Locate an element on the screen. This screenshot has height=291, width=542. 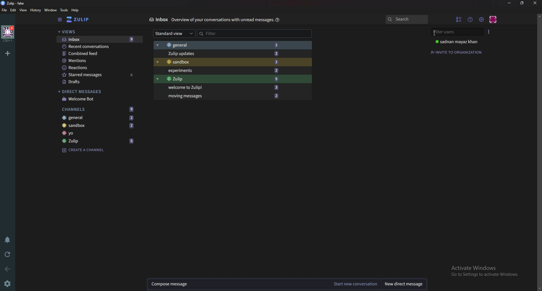
Personal menu is located at coordinates (493, 20).